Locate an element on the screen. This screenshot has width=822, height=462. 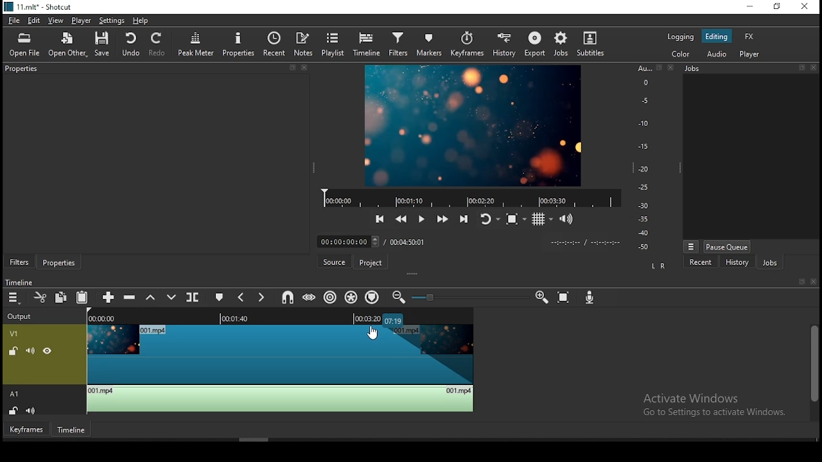
open other is located at coordinates (67, 44).